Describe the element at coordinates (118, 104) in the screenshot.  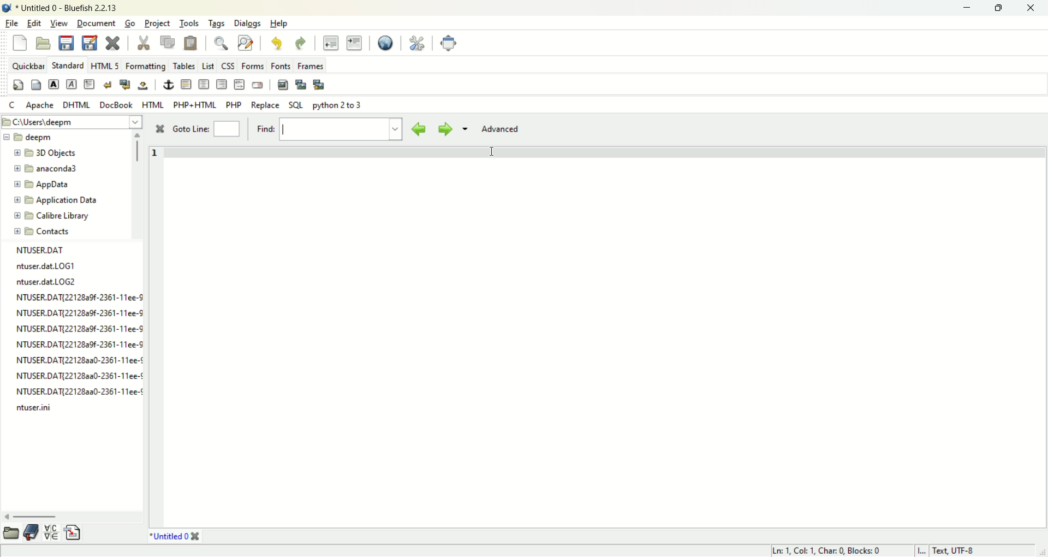
I see `docbook` at that location.